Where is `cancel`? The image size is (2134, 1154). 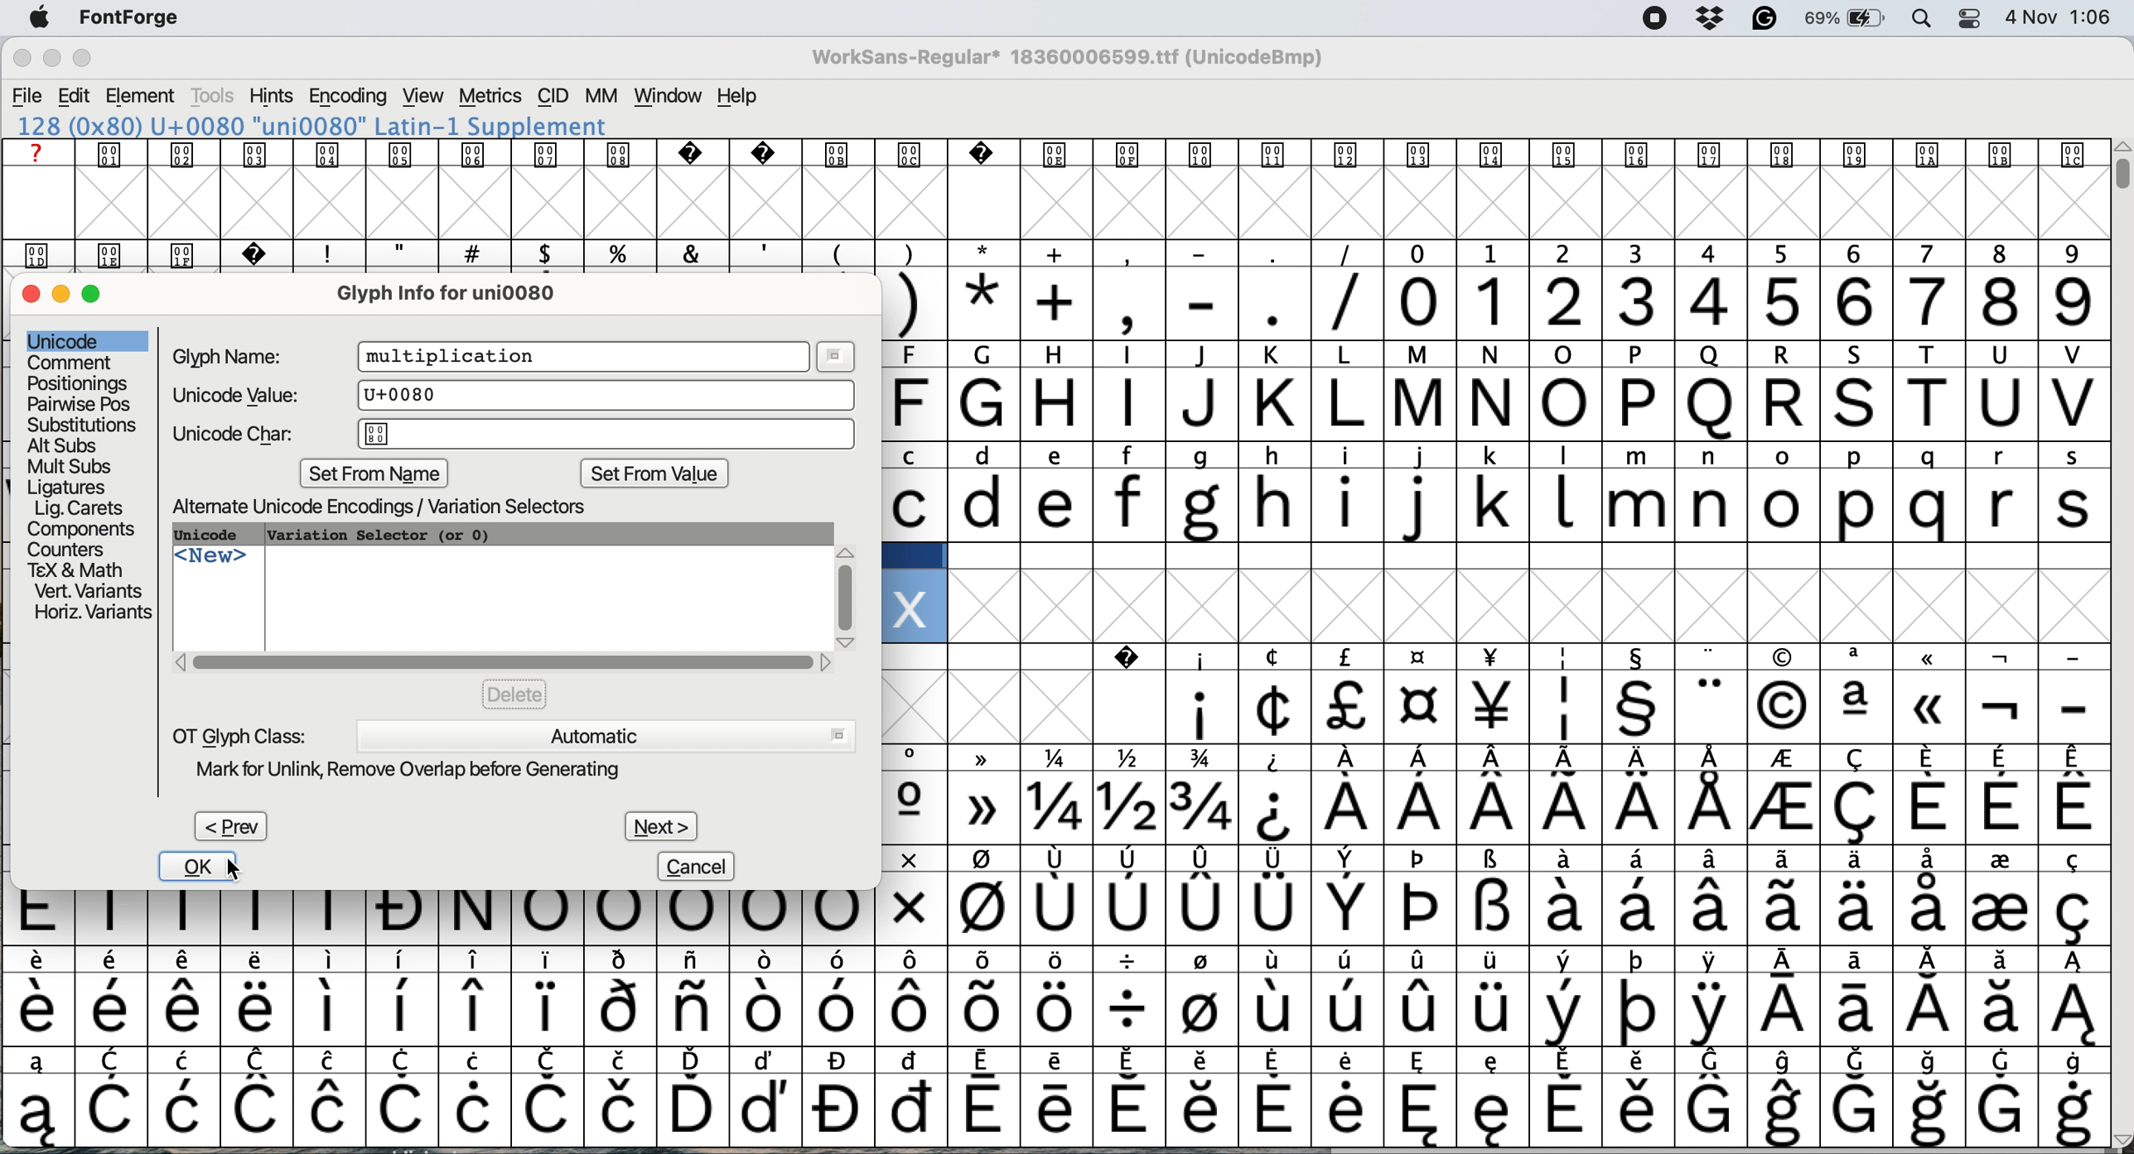
cancel is located at coordinates (699, 866).